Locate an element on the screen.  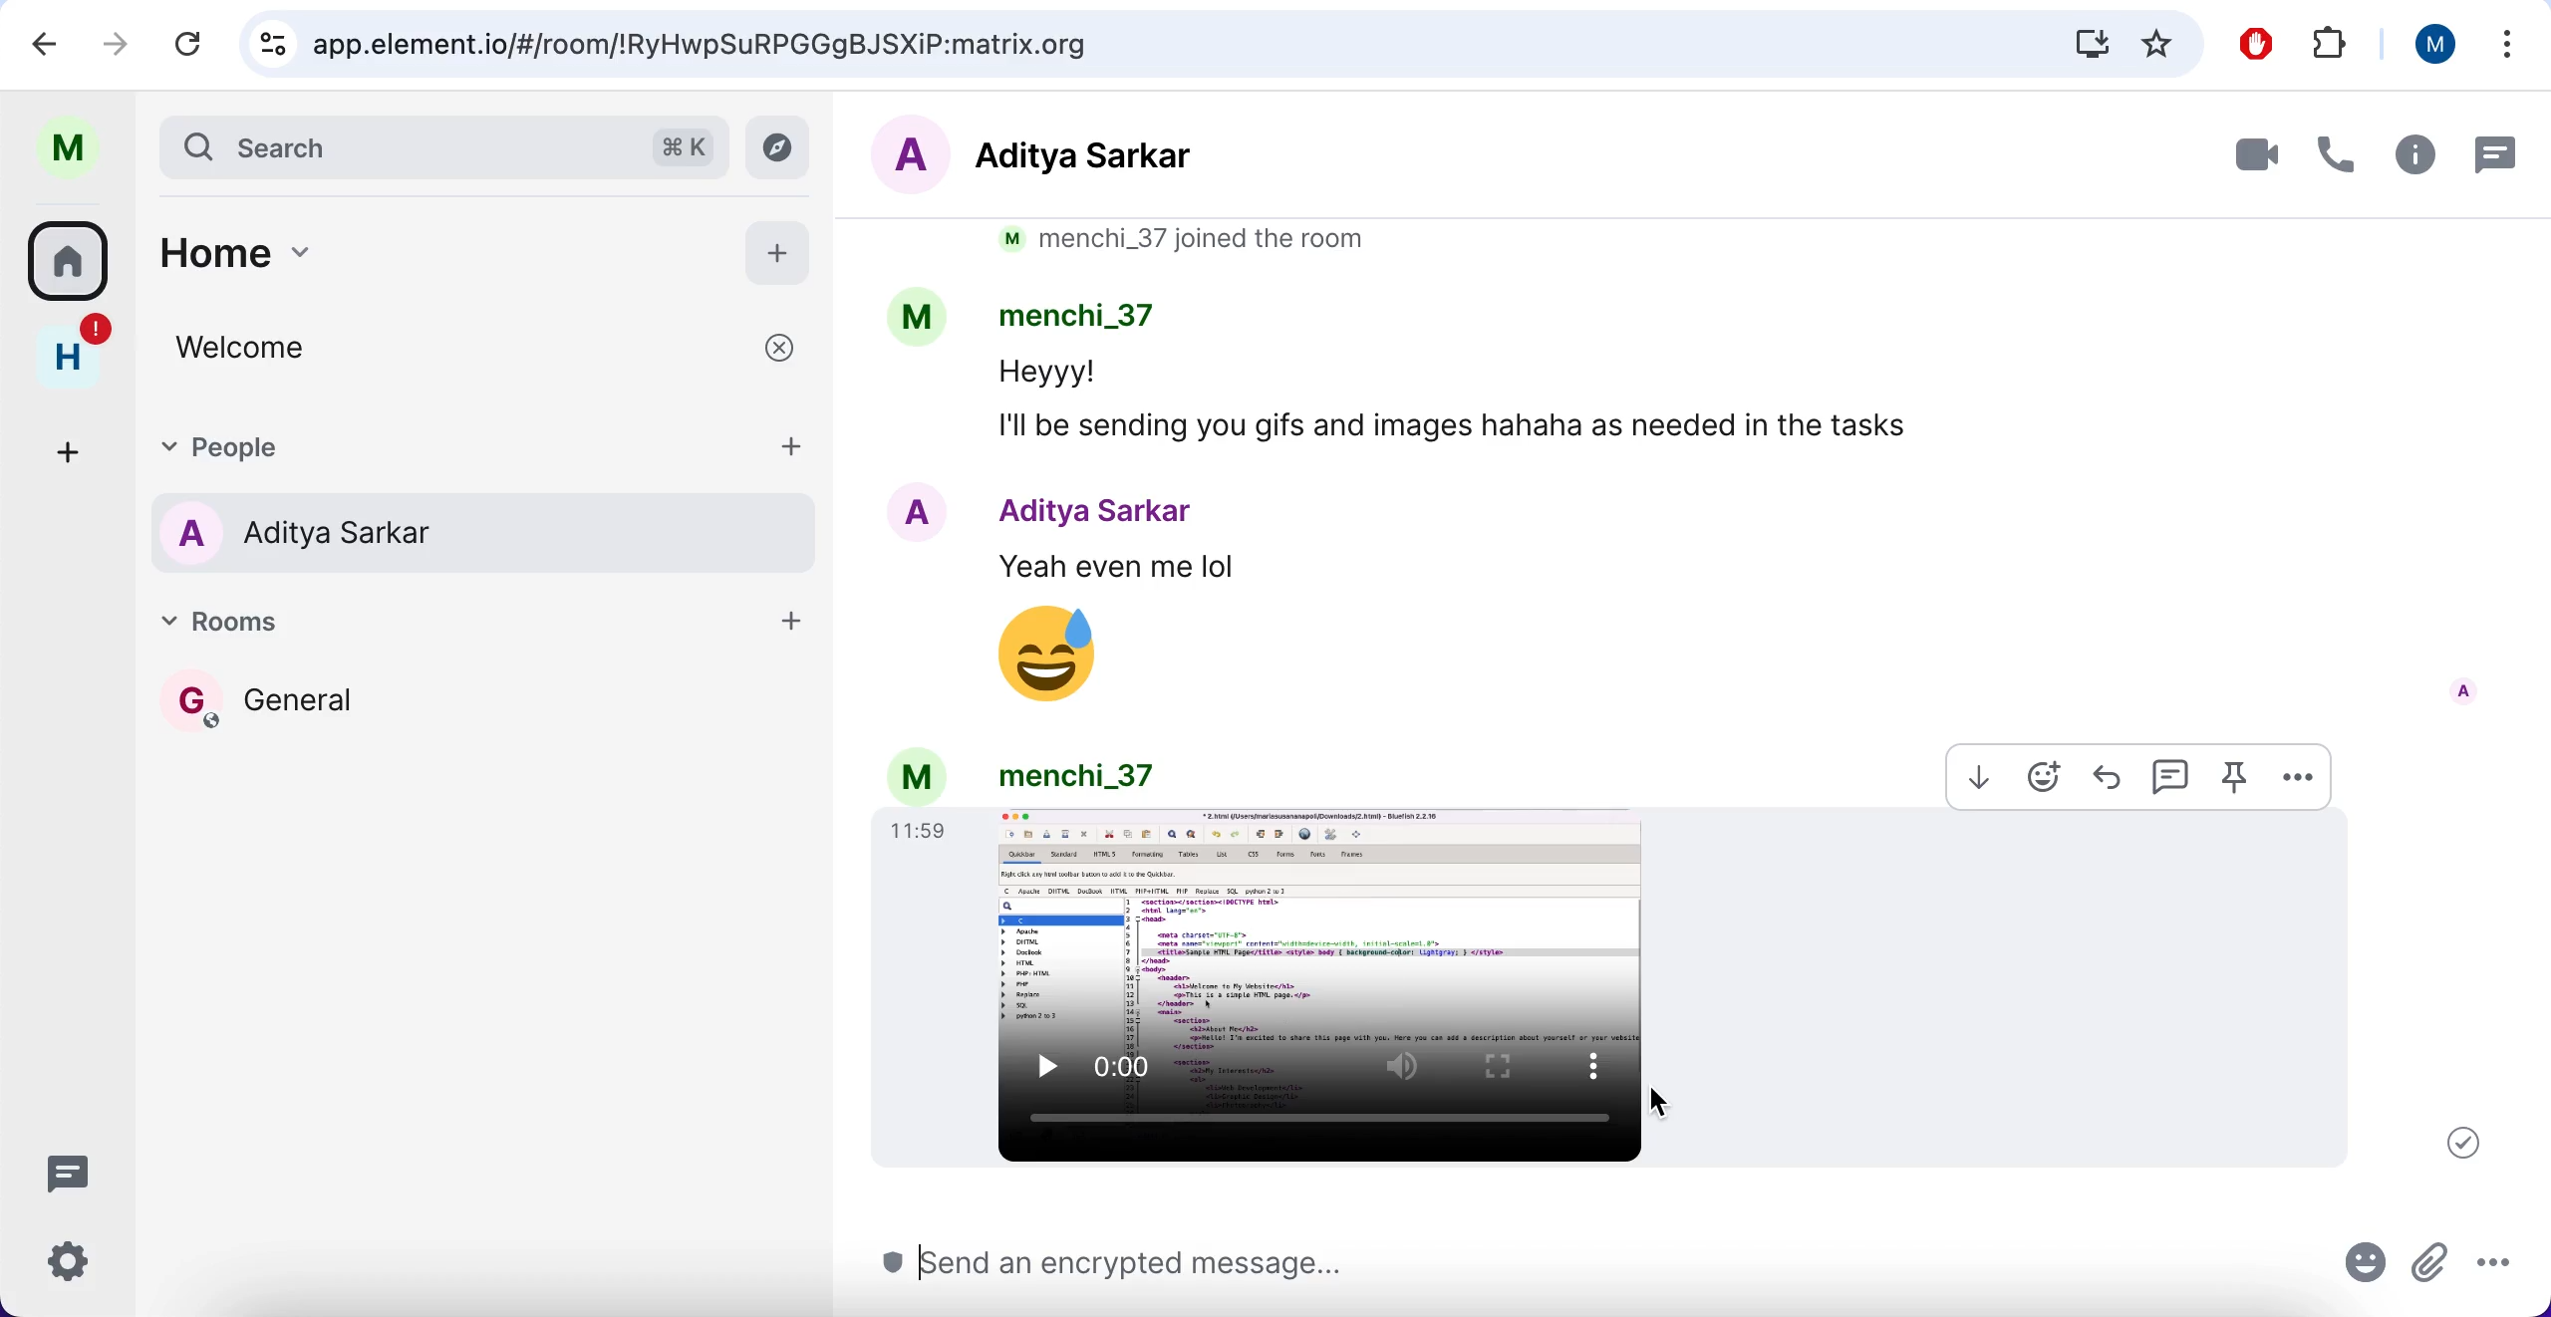
reload current page is located at coordinates (194, 43).